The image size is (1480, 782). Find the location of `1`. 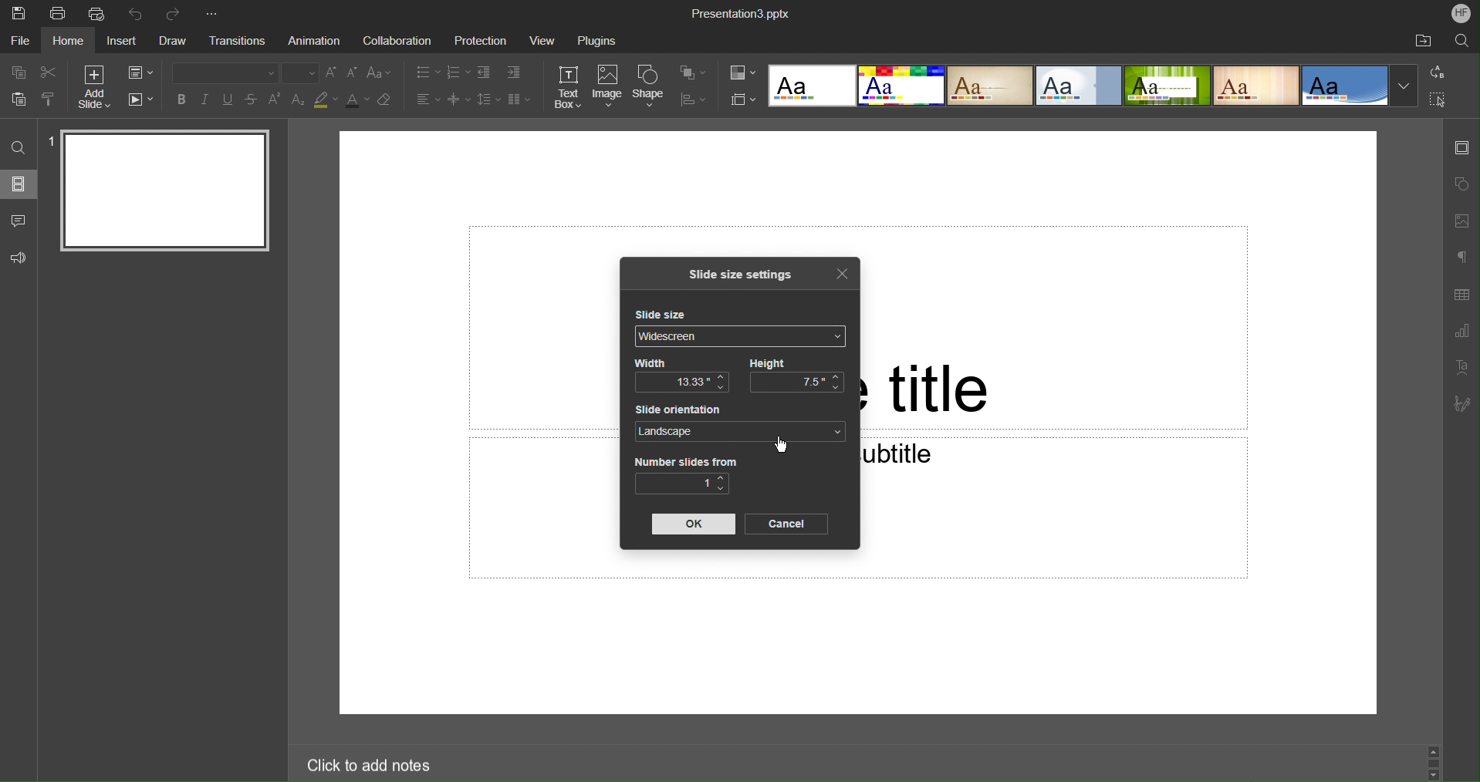

1 is located at coordinates (683, 484).